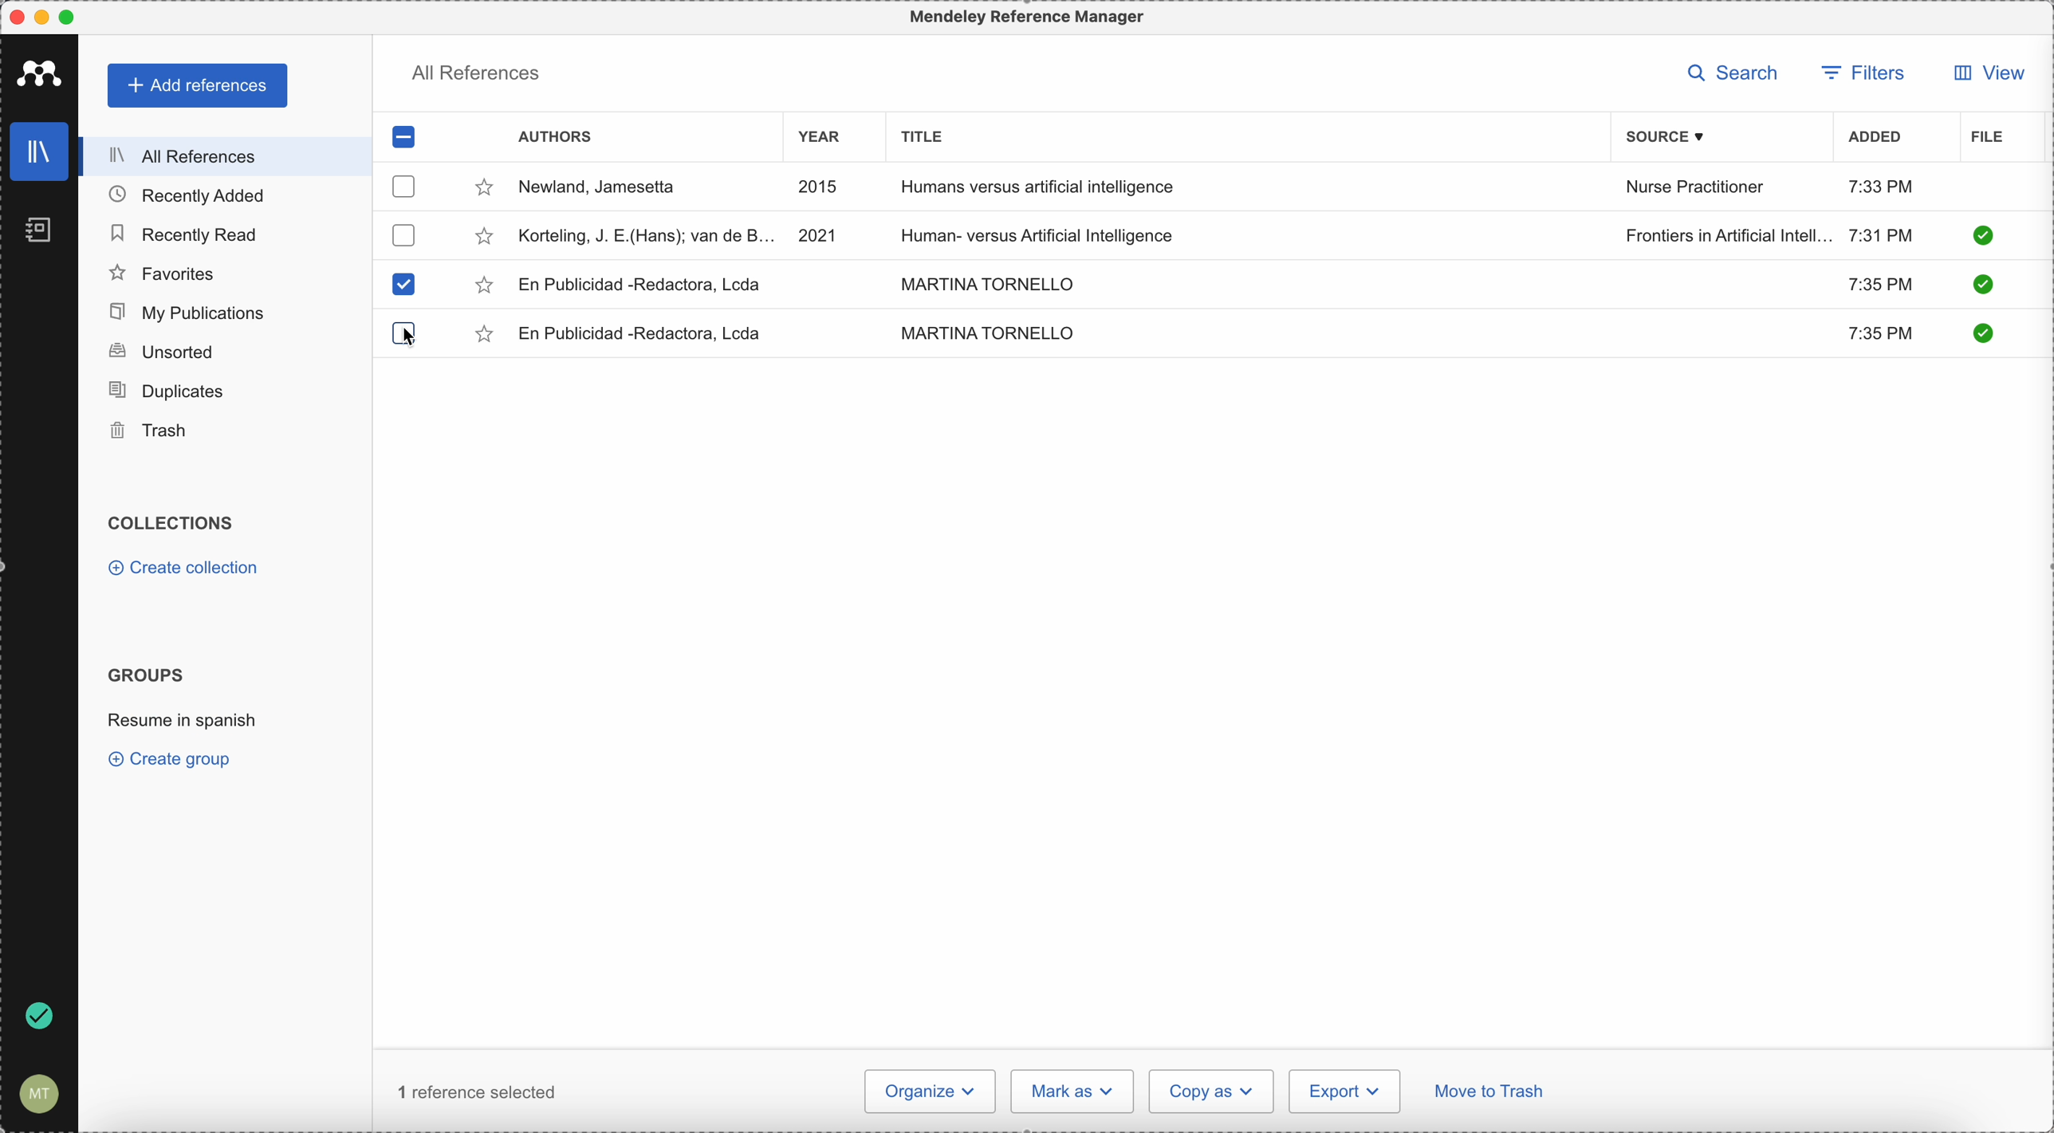 The image size is (2054, 1133). What do you see at coordinates (1728, 235) in the screenshot?
I see `Frontiers in Artificial Intelligence` at bounding box center [1728, 235].